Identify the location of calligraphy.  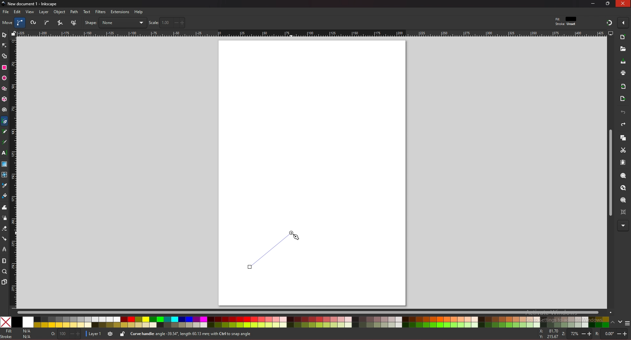
(6, 143).